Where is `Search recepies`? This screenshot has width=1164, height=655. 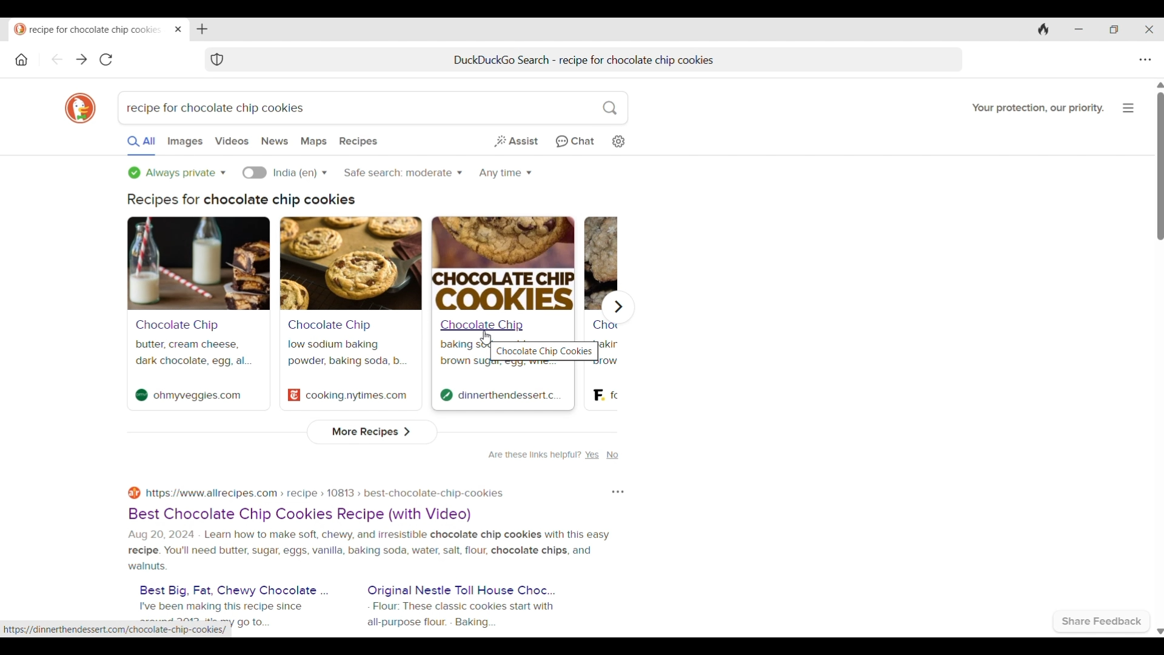 Search recepies is located at coordinates (358, 141).